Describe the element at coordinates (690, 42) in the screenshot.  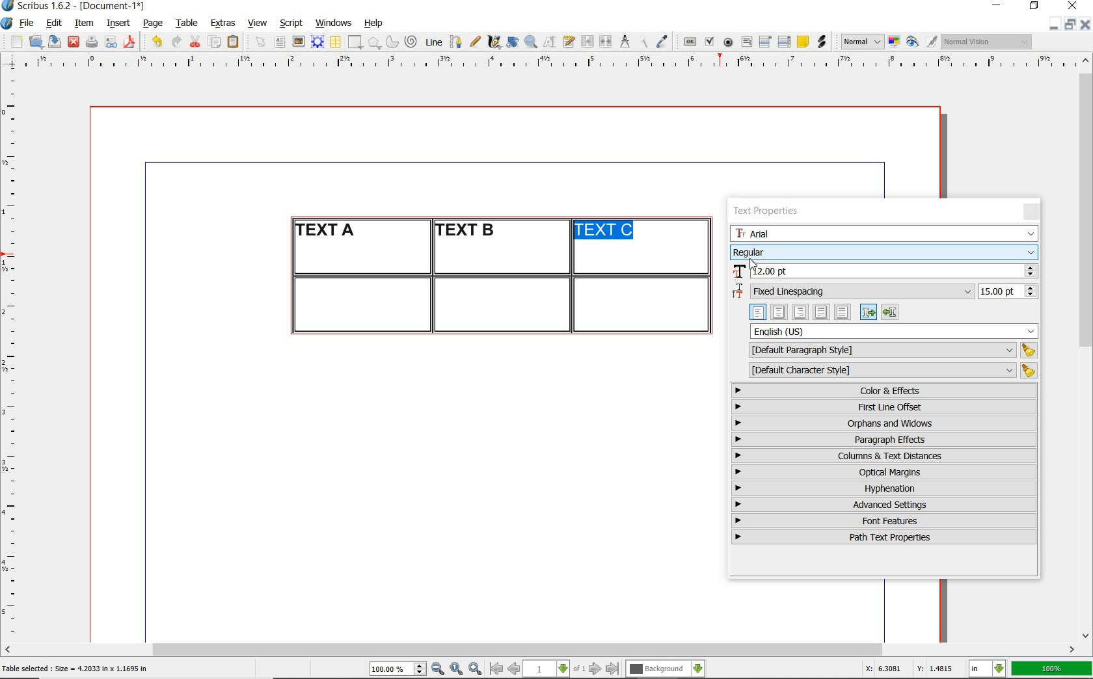
I see `pdf push button` at that location.